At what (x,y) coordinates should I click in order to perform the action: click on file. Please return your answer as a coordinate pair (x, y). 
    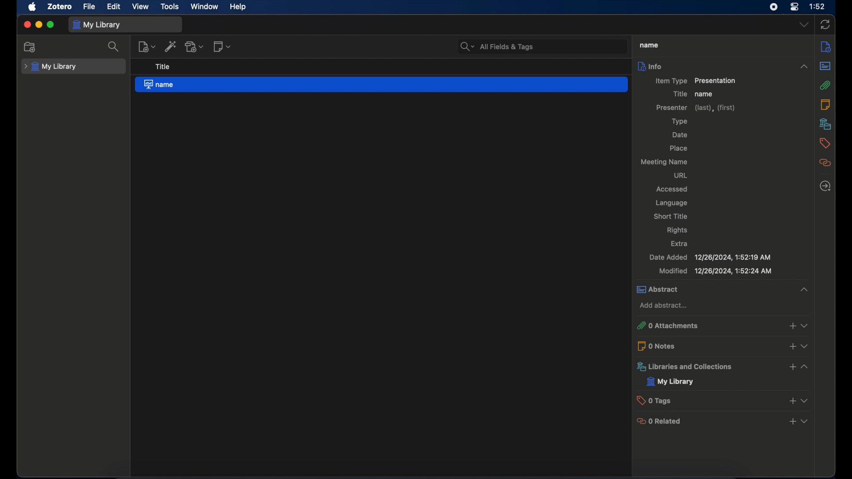
    Looking at the image, I should click on (89, 7).